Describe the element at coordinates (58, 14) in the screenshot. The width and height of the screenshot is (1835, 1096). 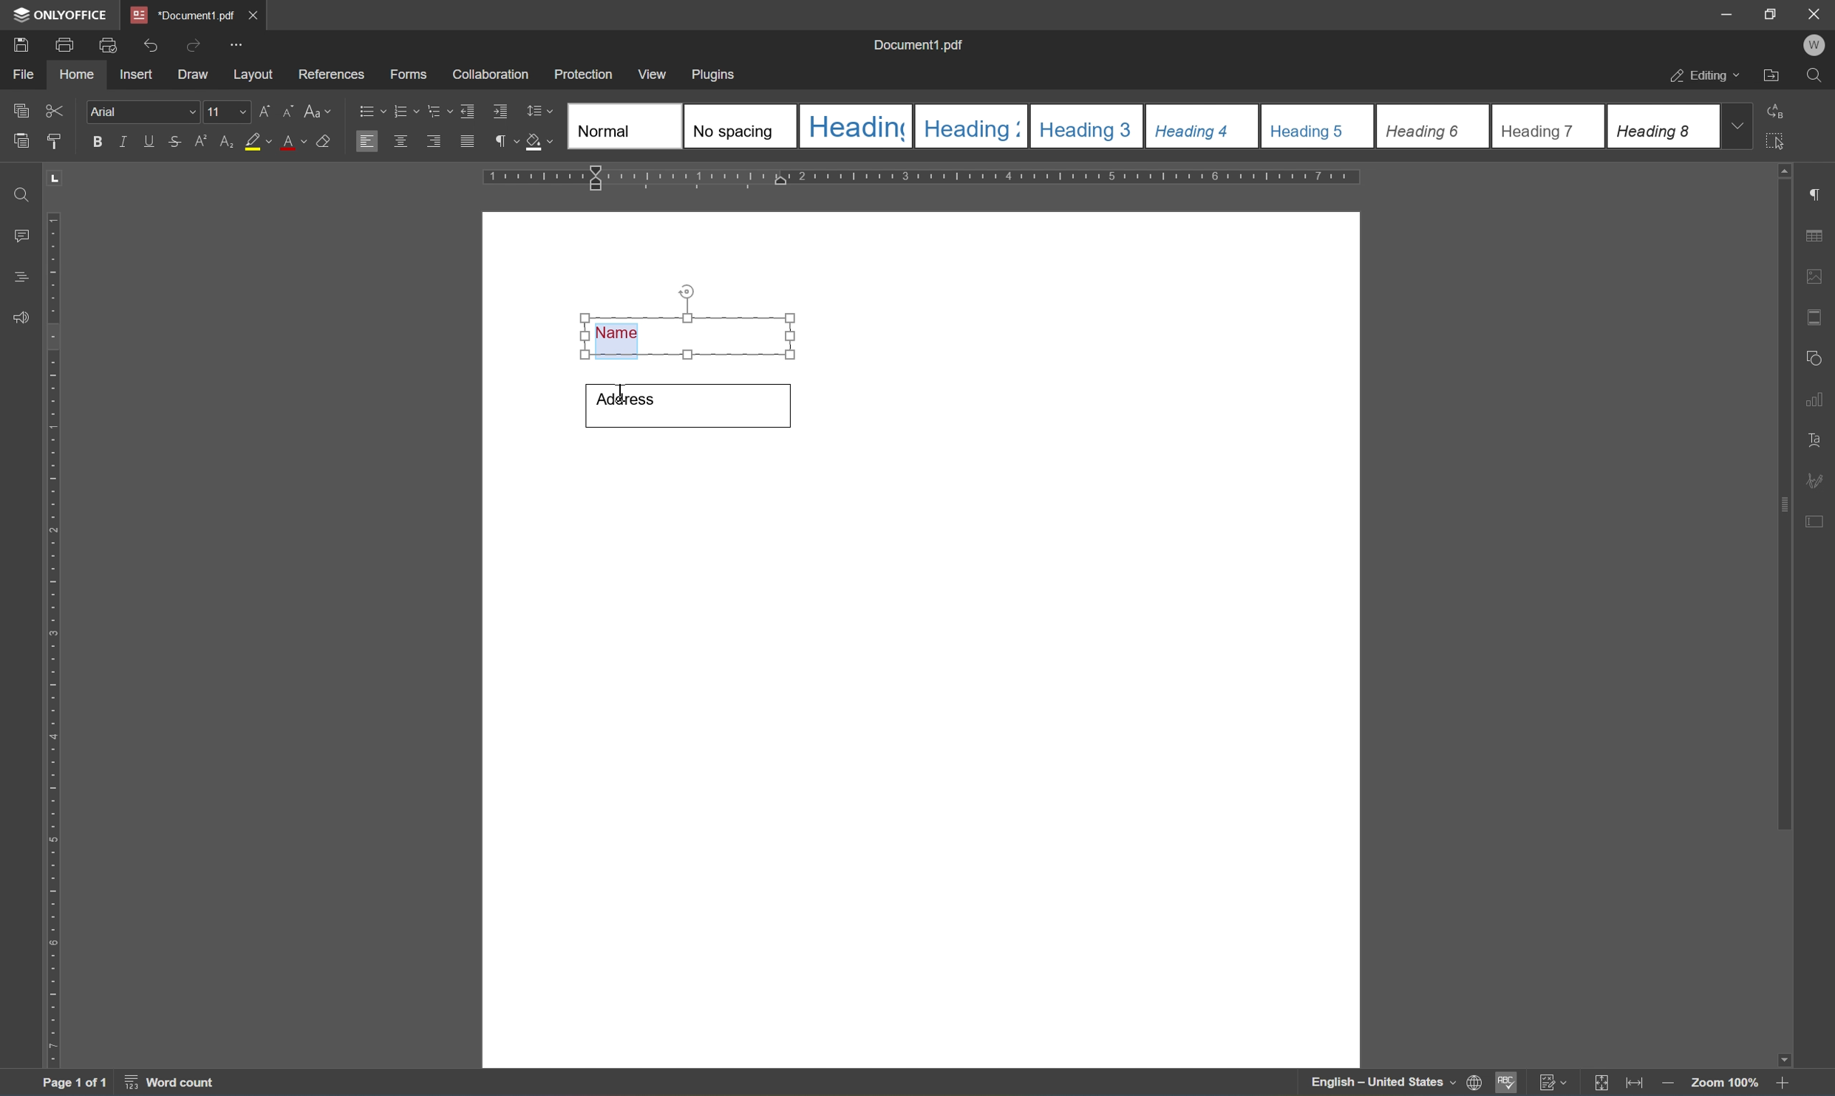
I see `ONLYOFFICE` at that location.